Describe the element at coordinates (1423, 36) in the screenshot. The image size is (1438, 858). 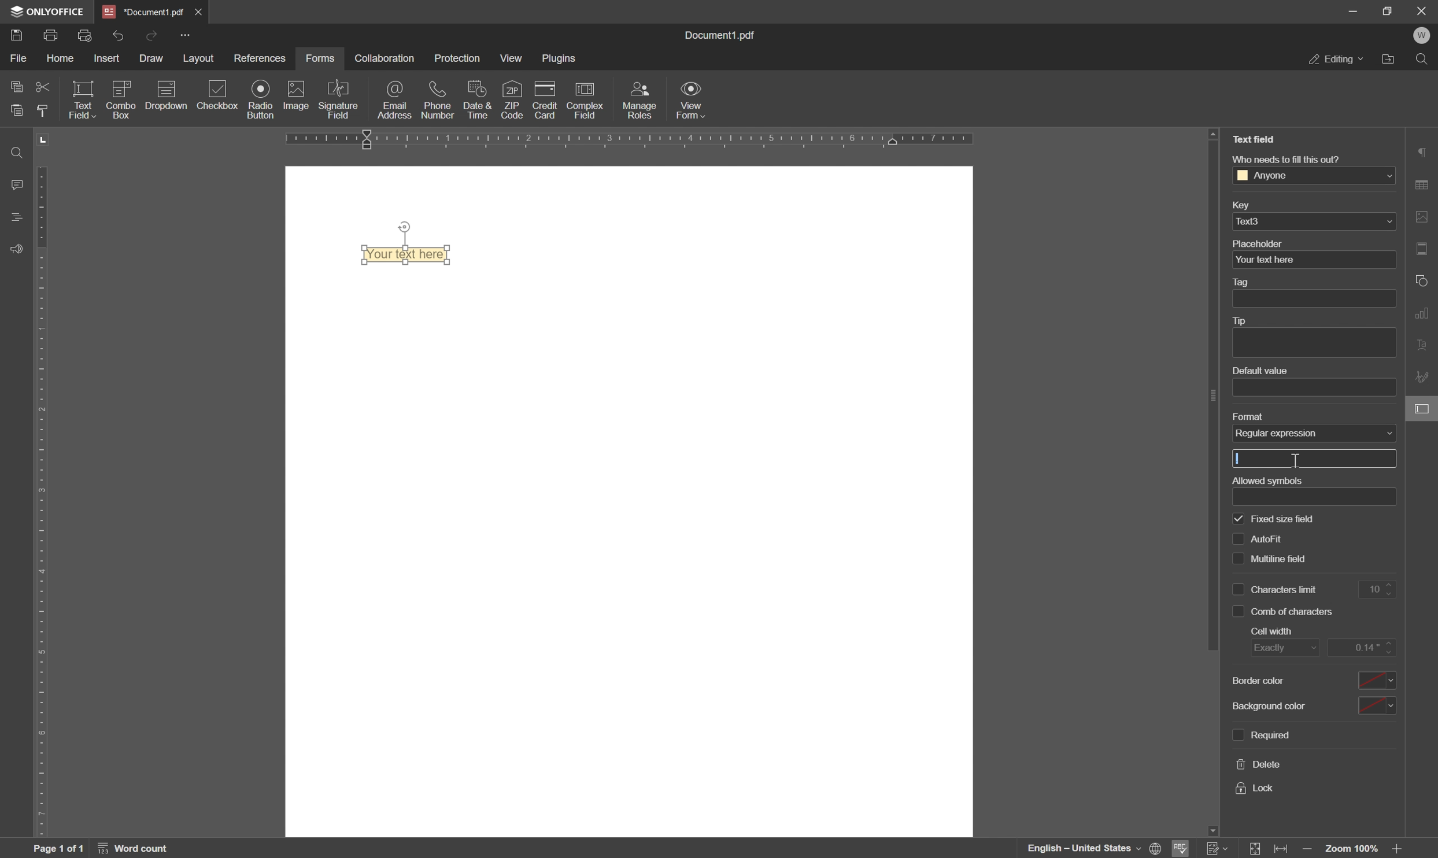
I see `welcome` at that location.